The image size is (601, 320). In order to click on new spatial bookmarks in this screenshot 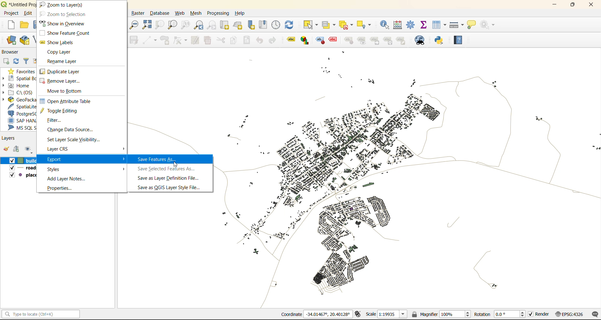, I will do `click(250, 25)`.